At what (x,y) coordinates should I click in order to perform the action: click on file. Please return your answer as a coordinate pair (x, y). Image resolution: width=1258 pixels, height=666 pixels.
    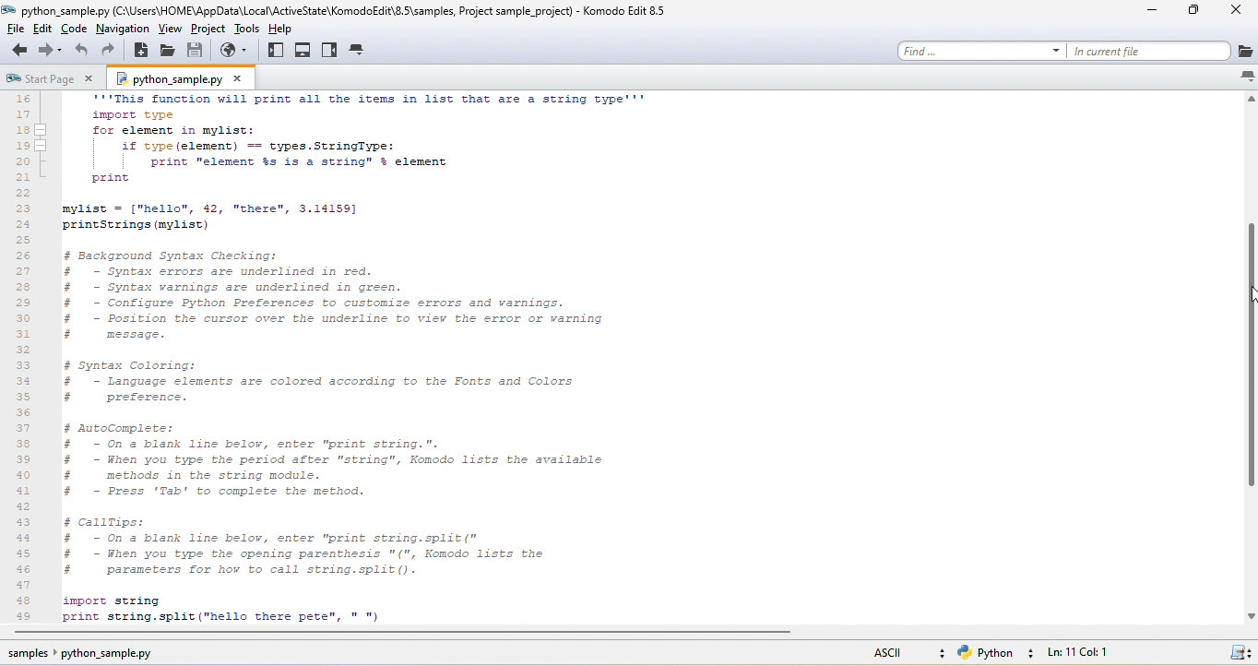
    Looking at the image, I should click on (14, 29).